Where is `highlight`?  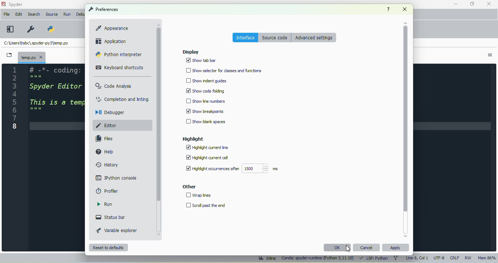
highlight is located at coordinates (193, 139).